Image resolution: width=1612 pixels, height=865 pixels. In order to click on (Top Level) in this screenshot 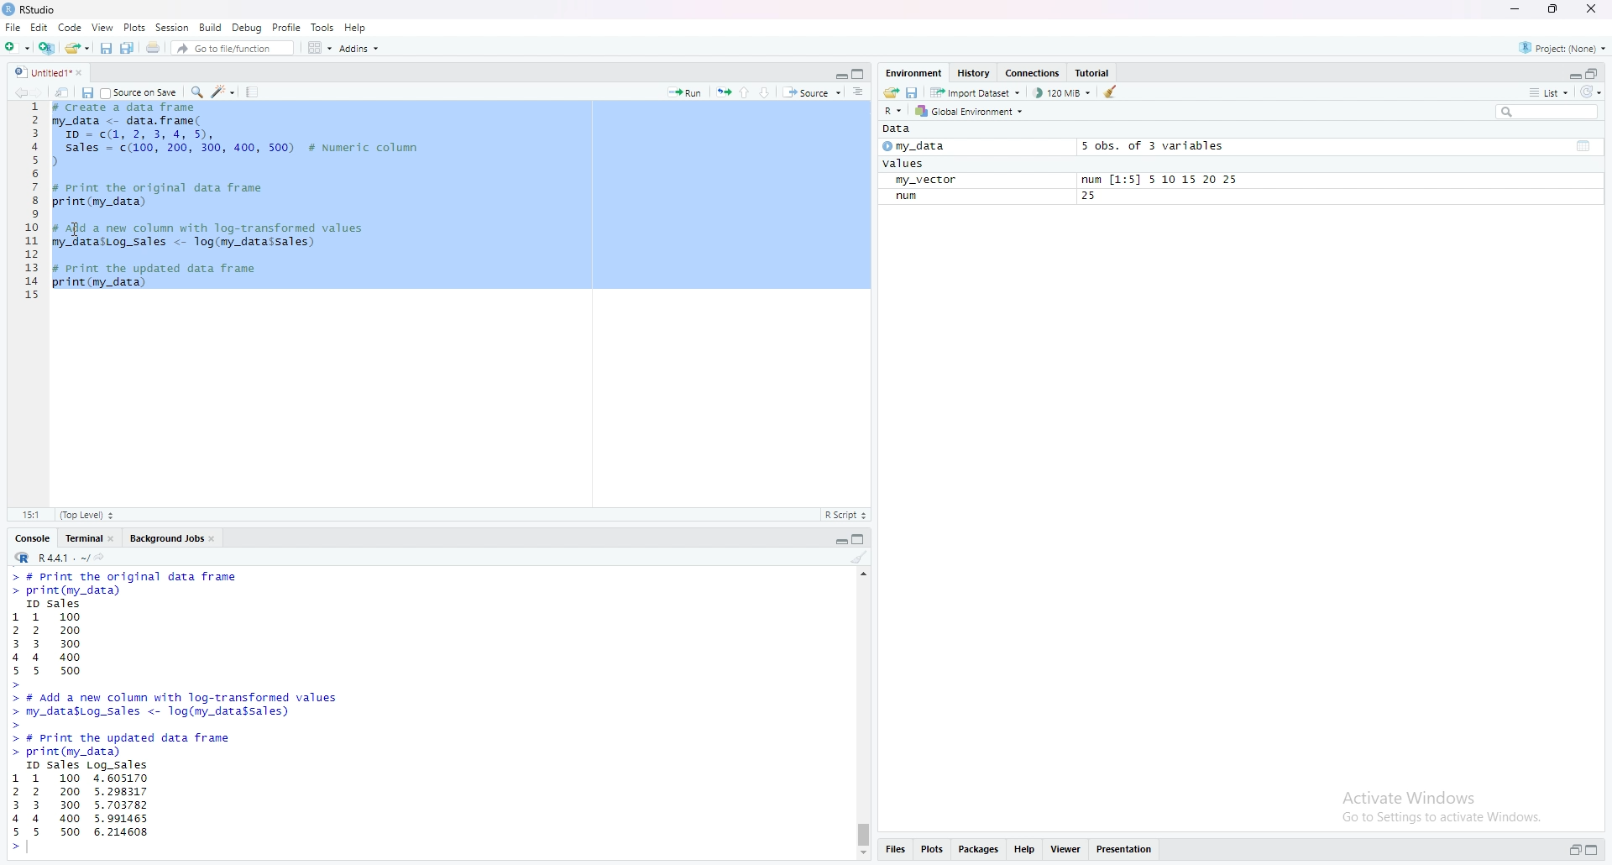, I will do `click(89, 515)`.